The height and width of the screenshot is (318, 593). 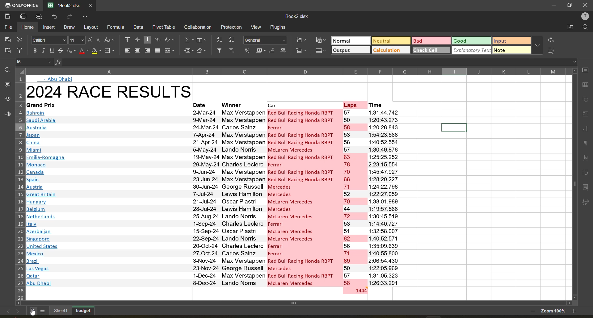 What do you see at coordinates (261, 50) in the screenshot?
I see `accounting` at bounding box center [261, 50].